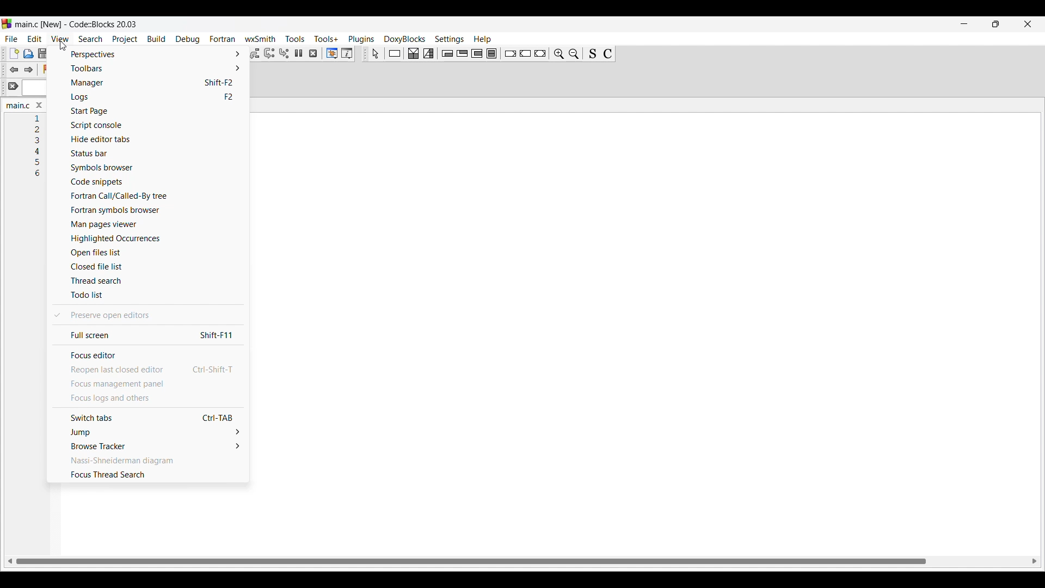 This screenshot has width=1045, height=588. I want to click on wxSmith menu, so click(260, 39).